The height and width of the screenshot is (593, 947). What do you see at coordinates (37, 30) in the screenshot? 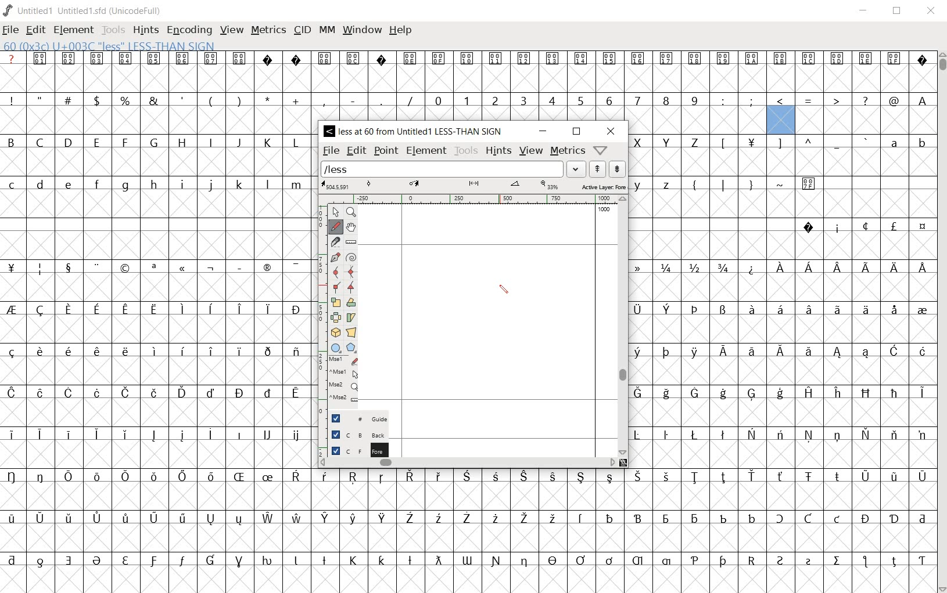
I see `edit` at bounding box center [37, 30].